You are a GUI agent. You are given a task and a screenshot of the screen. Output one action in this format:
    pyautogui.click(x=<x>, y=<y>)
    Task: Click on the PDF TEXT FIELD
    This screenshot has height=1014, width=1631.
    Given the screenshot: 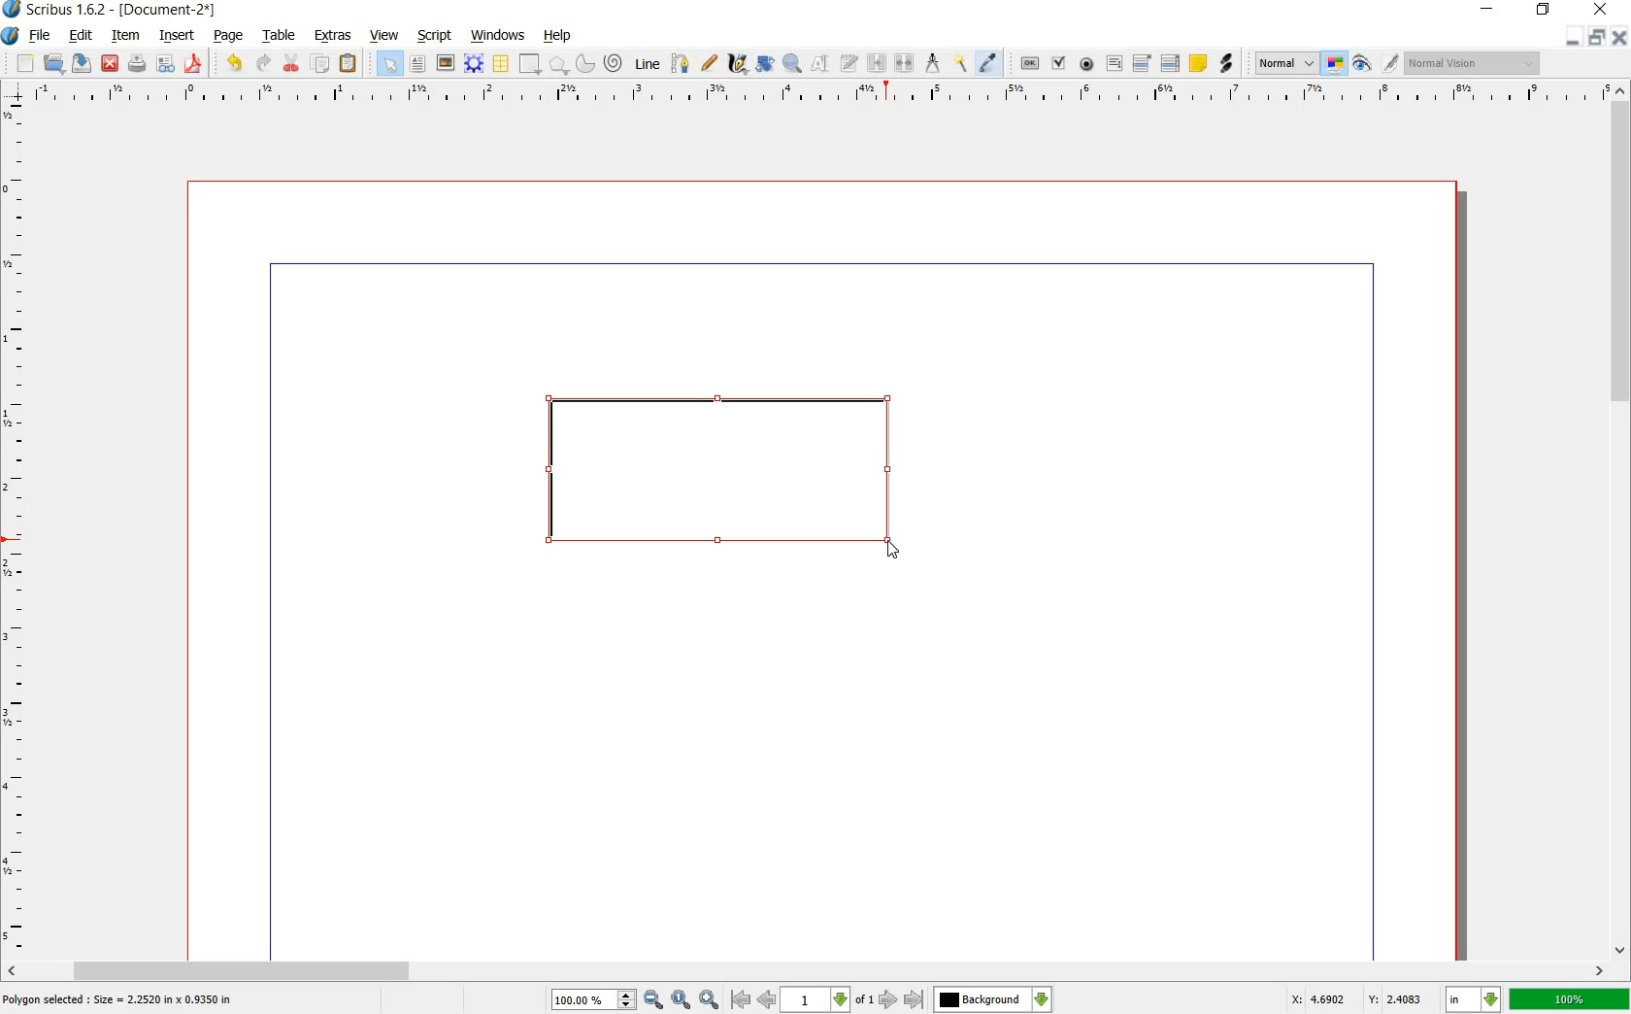 What is the action you would take?
    pyautogui.click(x=1114, y=64)
    